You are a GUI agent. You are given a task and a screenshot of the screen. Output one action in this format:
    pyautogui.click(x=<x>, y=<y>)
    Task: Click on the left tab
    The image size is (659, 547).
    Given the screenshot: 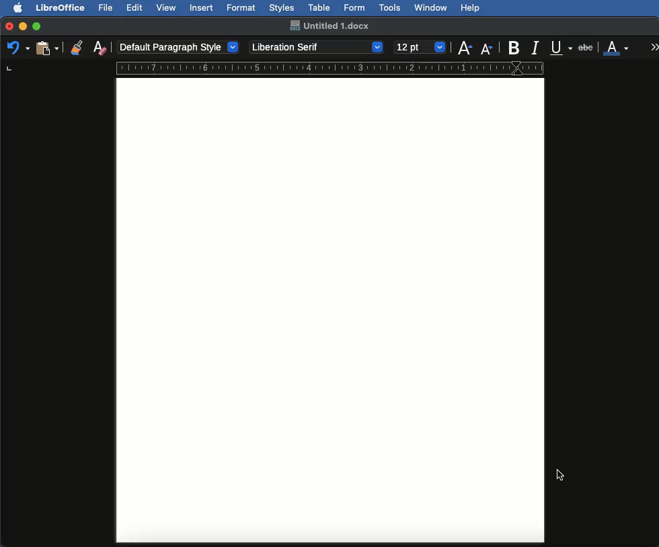 What is the action you would take?
    pyautogui.click(x=7, y=69)
    